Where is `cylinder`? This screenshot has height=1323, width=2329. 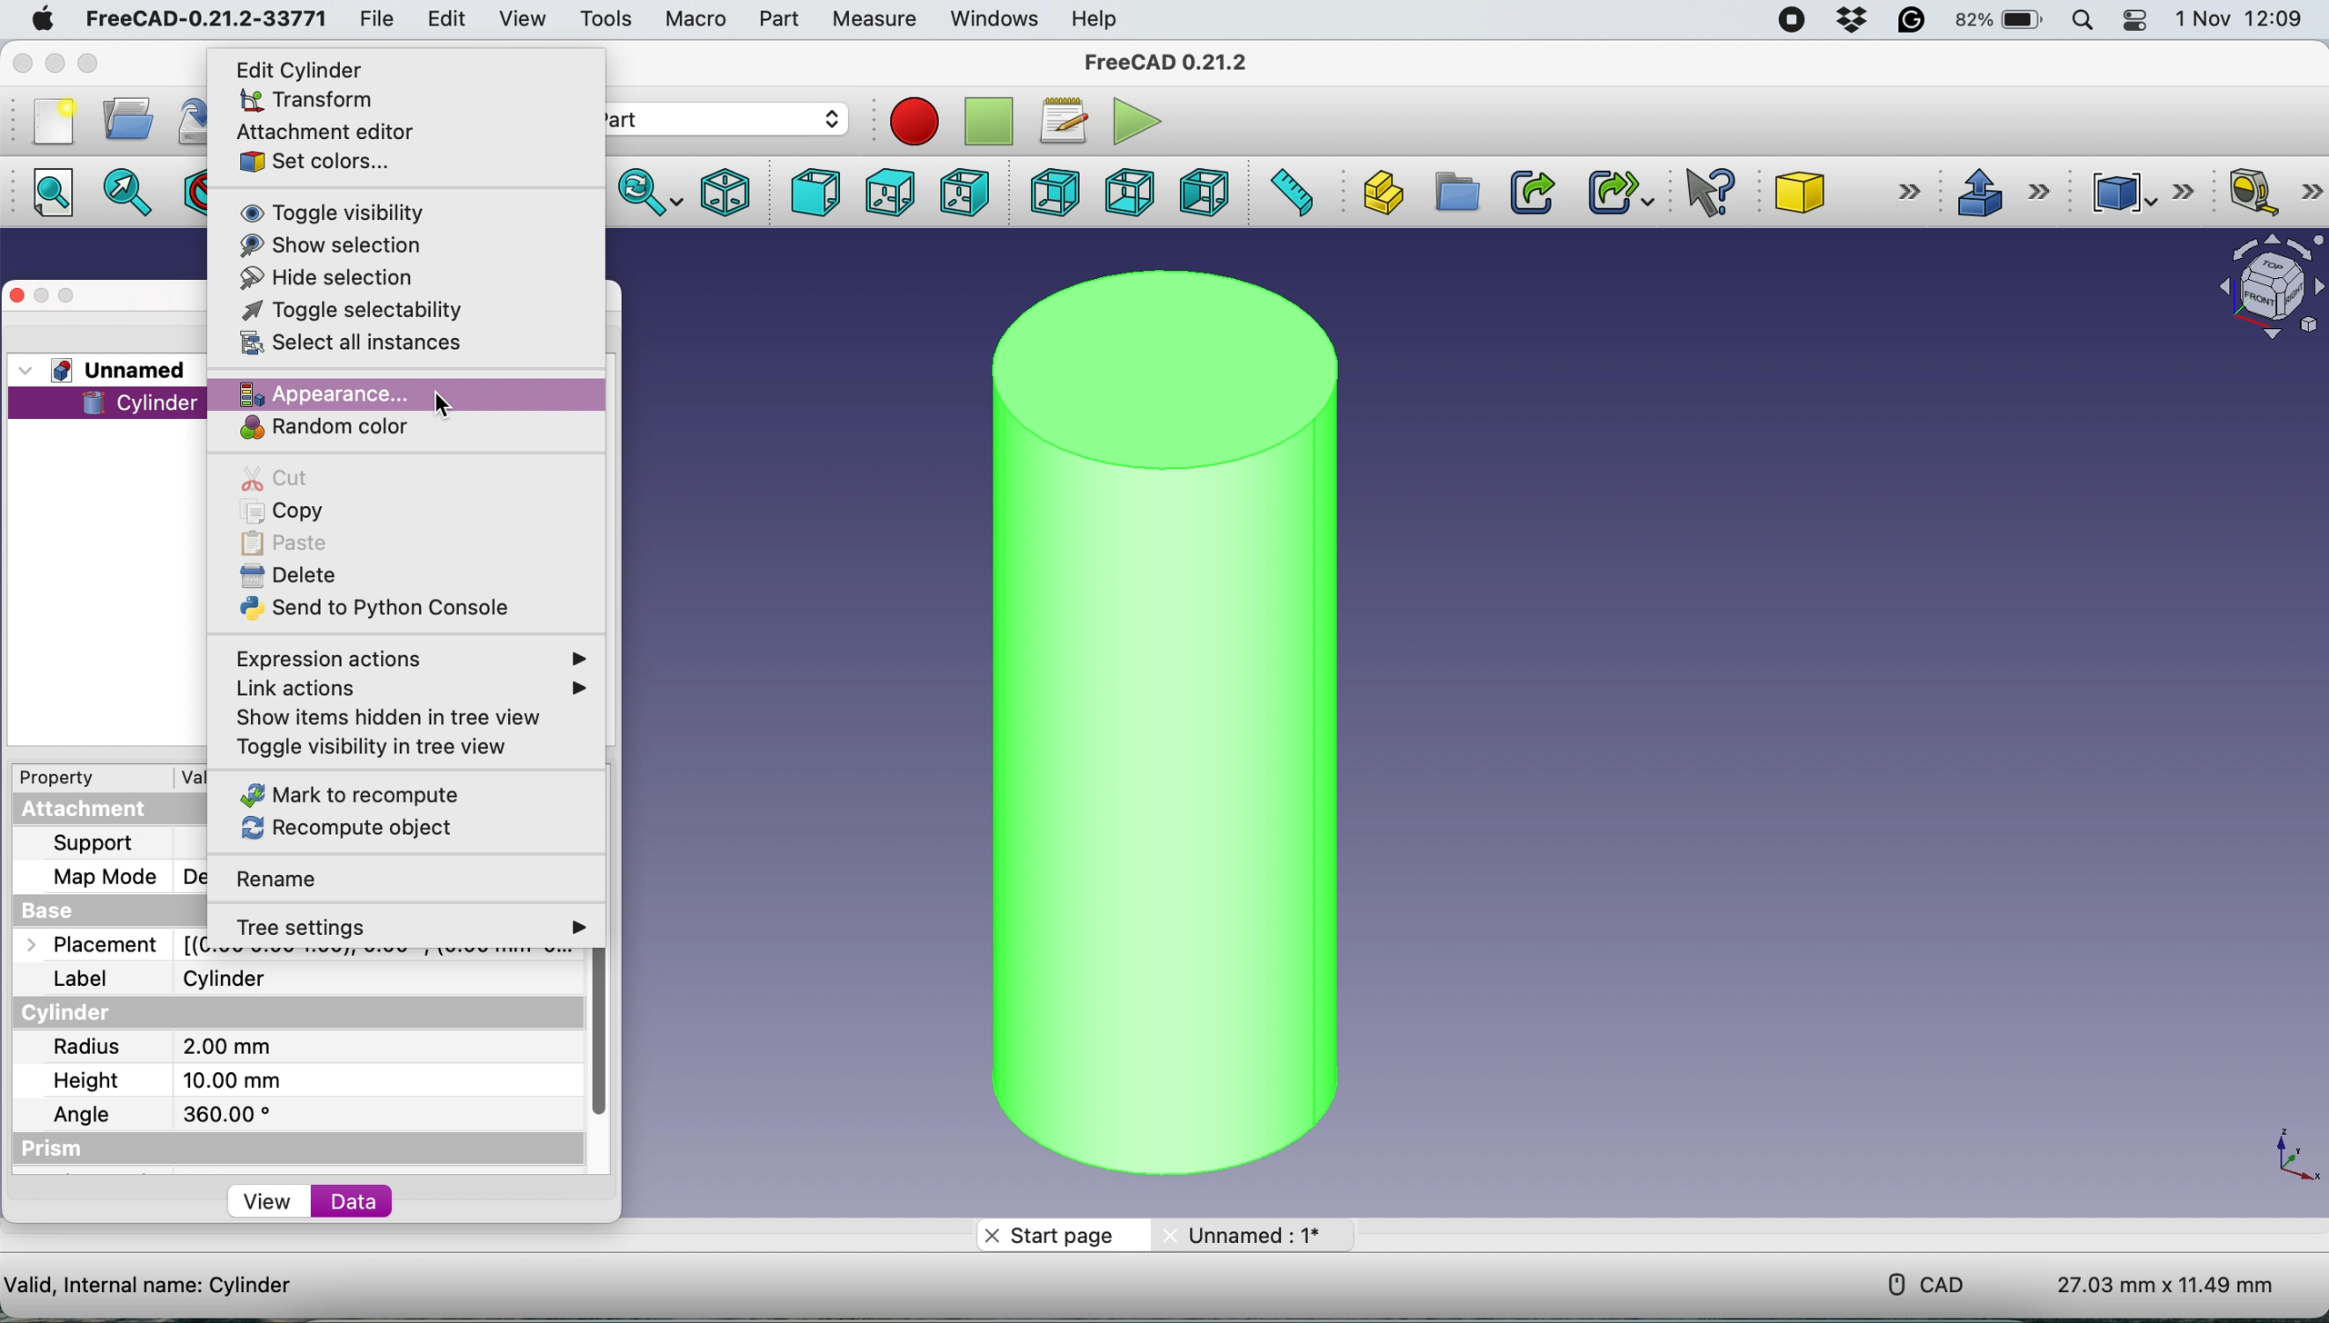
cylinder is located at coordinates (75, 1014).